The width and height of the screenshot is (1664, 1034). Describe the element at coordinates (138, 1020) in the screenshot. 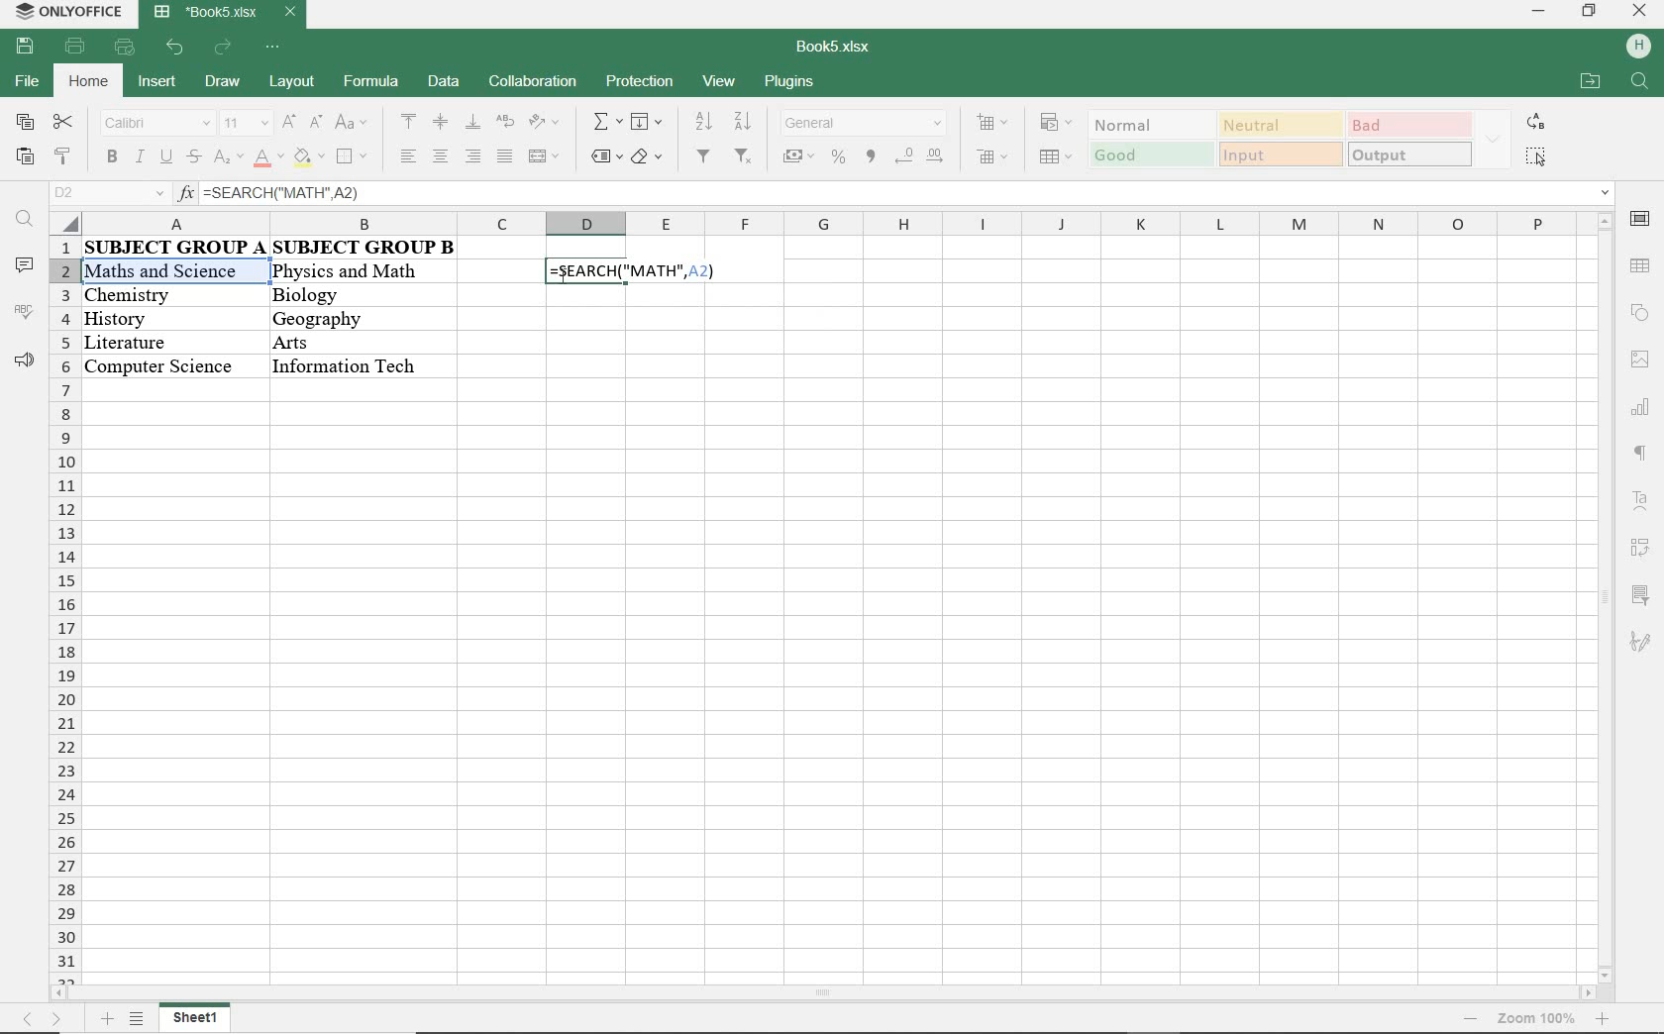

I see `list of sheets` at that location.